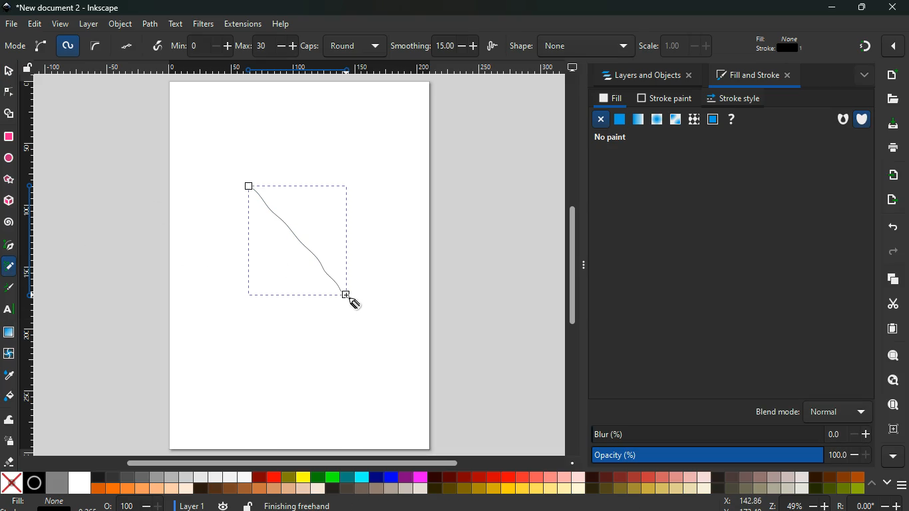  What do you see at coordinates (150, 23) in the screenshot?
I see `path` at bounding box center [150, 23].